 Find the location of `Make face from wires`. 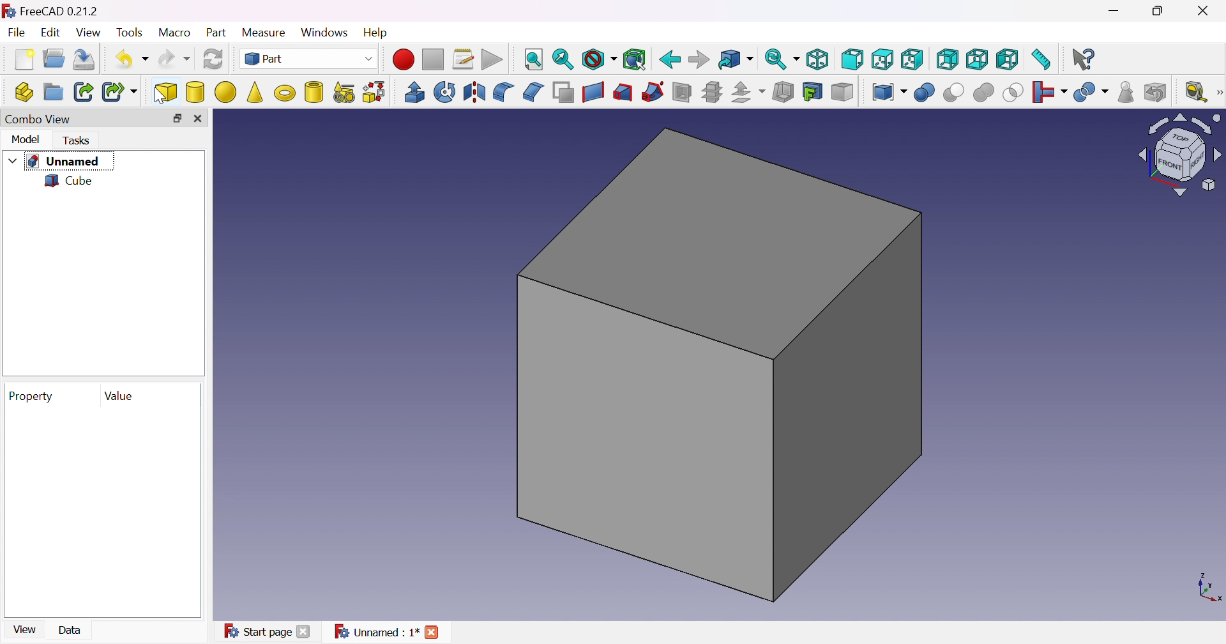

Make face from wires is located at coordinates (563, 93).